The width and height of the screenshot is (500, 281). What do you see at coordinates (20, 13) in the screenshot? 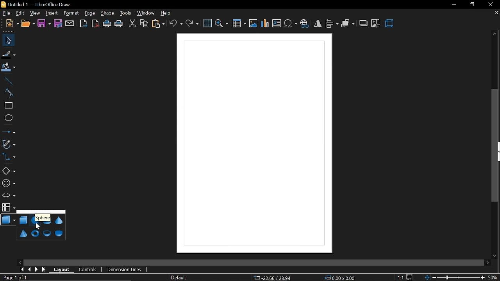
I see `edit` at bounding box center [20, 13].